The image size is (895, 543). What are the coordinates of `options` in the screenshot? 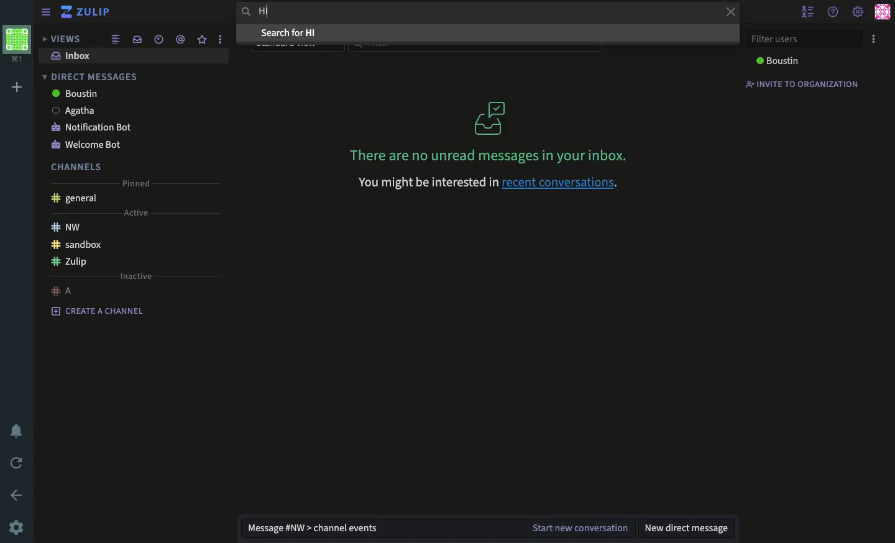 It's located at (220, 40).